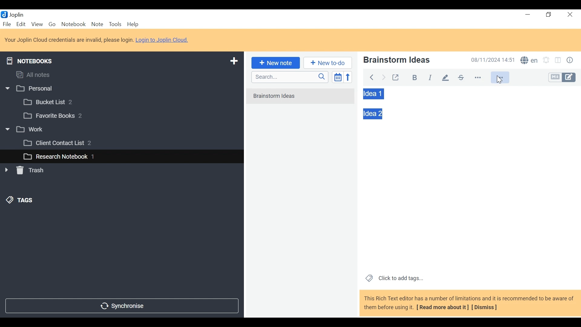  What do you see at coordinates (328, 63) in the screenshot?
I see `Add New to Do` at bounding box center [328, 63].